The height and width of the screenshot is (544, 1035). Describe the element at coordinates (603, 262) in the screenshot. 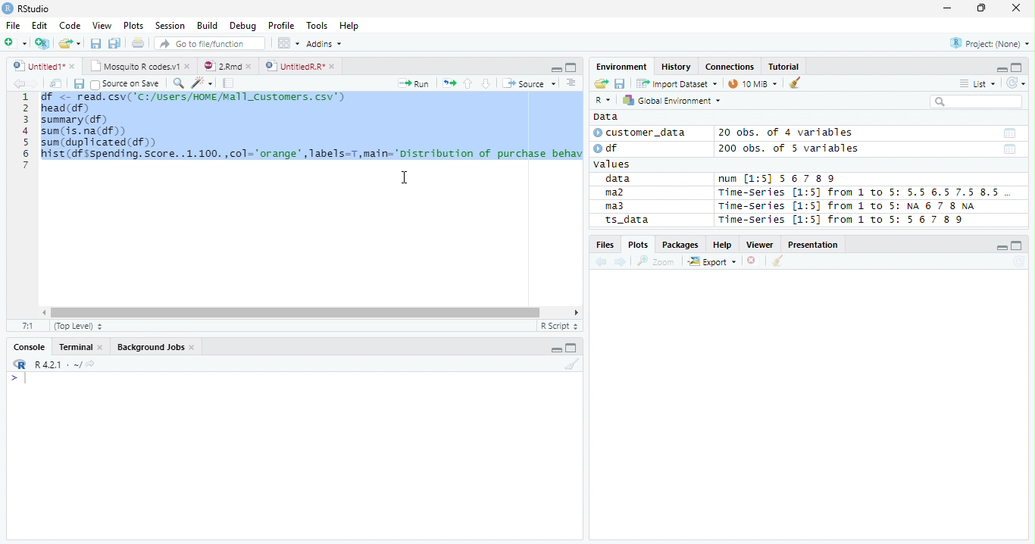

I see `Previous` at that location.